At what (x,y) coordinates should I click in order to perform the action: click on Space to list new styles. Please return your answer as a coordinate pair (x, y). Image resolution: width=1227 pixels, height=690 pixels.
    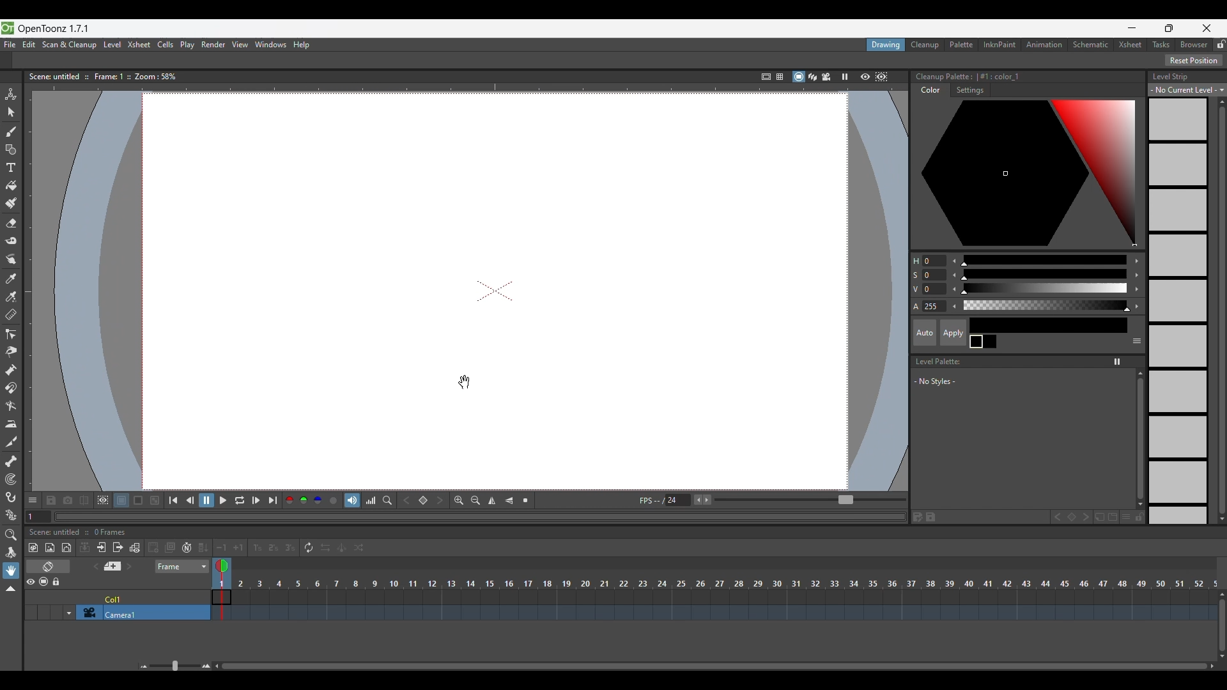
    Looking at the image, I should click on (938, 418).